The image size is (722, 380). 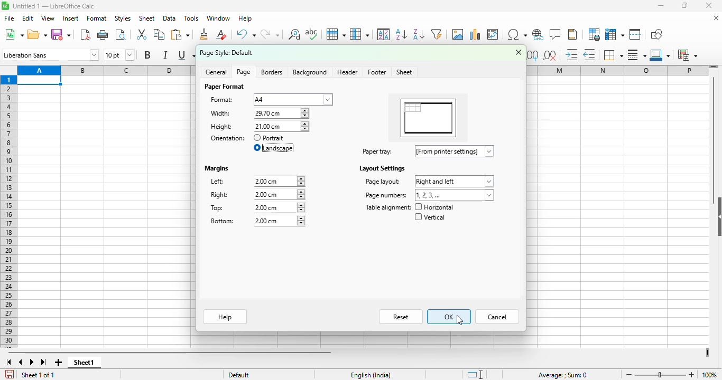 What do you see at coordinates (10, 374) in the screenshot?
I see `click to save the document` at bounding box center [10, 374].